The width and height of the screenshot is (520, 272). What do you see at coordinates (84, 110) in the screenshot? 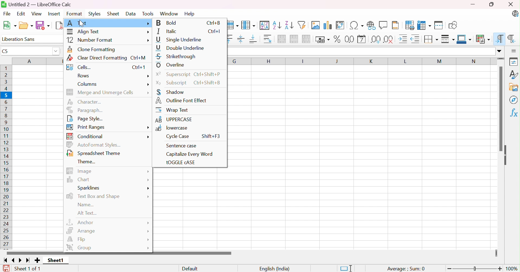
I see `Paragraph...` at bounding box center [84, 110].